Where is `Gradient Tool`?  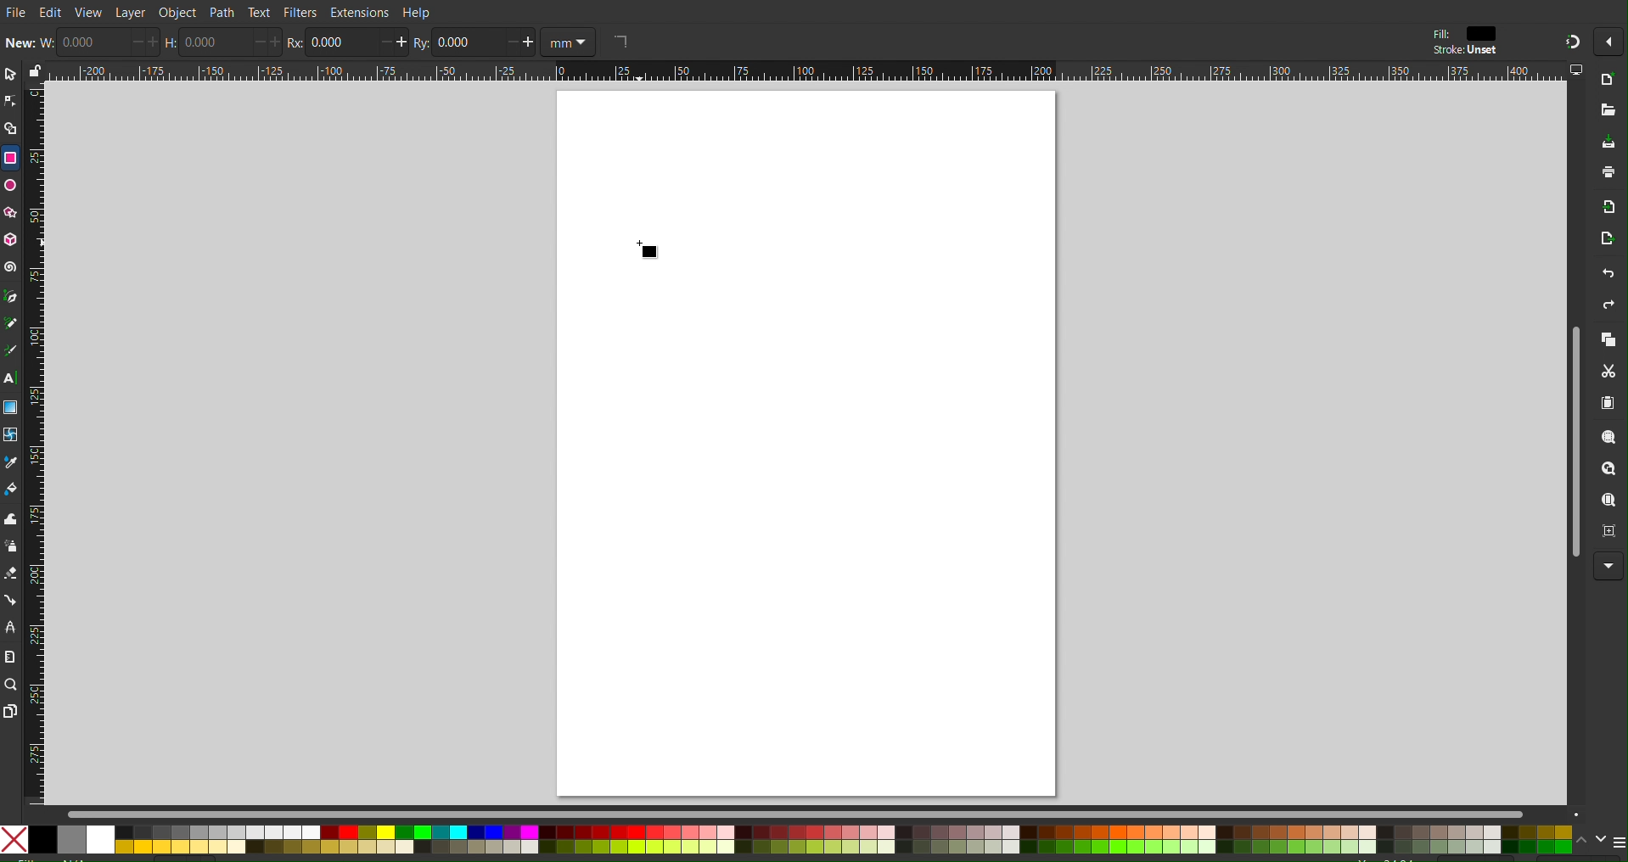 Gradient Tool is located at coordinates (10, 407).